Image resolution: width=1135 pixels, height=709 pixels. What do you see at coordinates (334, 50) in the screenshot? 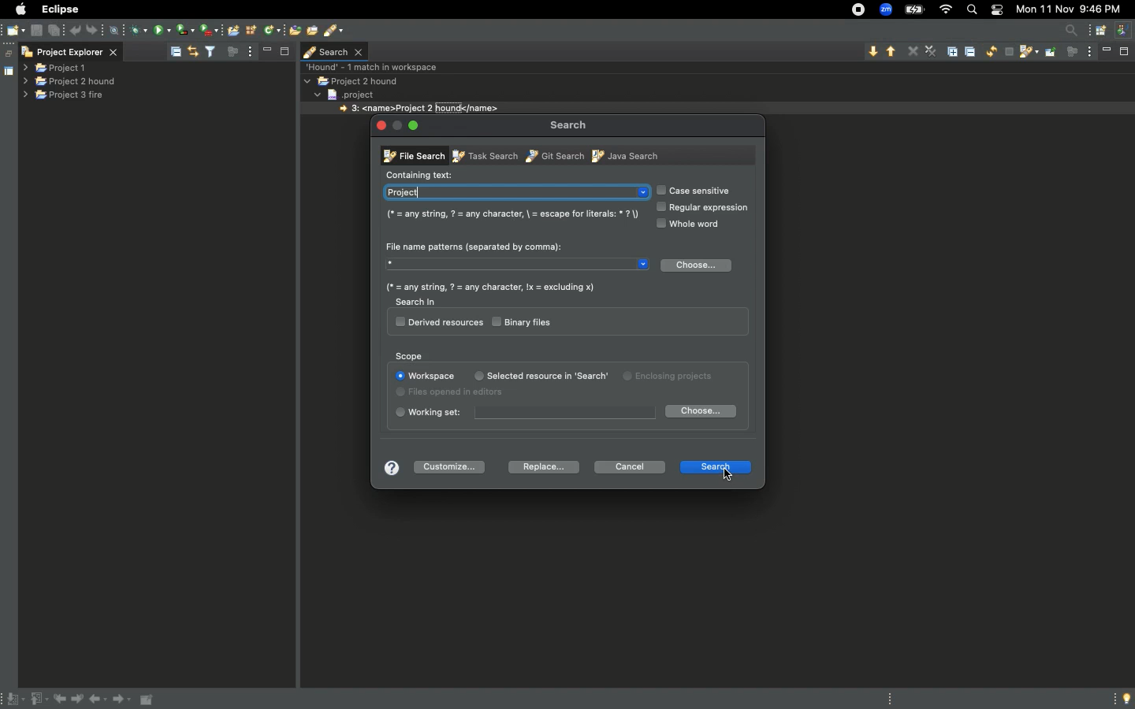
I see `Search` at bounding box center [334, 50].